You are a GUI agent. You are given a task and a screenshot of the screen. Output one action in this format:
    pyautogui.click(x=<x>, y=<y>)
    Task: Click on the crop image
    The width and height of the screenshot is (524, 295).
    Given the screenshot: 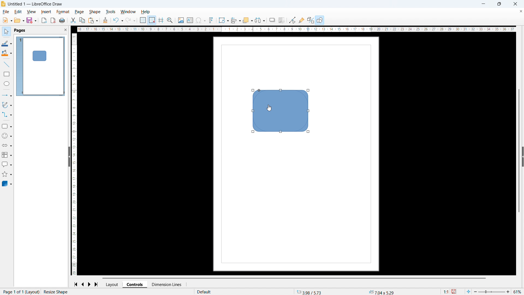 What is the action you would take?
    pyautogui.click(x=281, y=20)
    